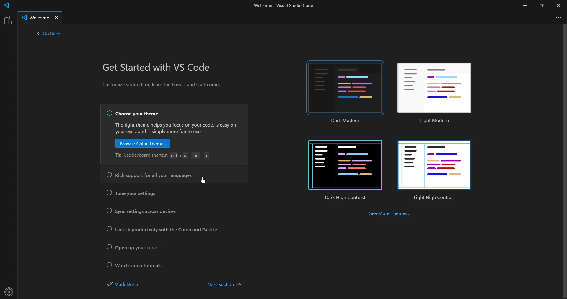 Image resolution: width=567 pixels, height=299 pixels. Describe the element at coordinates (343, 86) in the screenshot. I see `dark modern` at that location.